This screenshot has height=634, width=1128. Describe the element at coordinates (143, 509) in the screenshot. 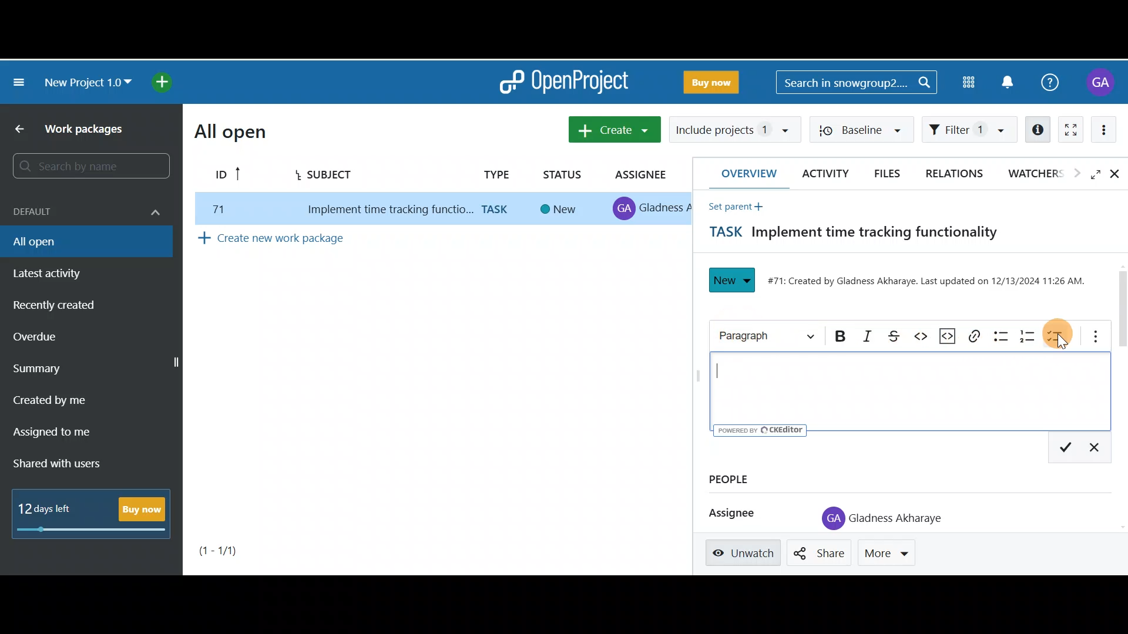

I see `Buy now` at that location.